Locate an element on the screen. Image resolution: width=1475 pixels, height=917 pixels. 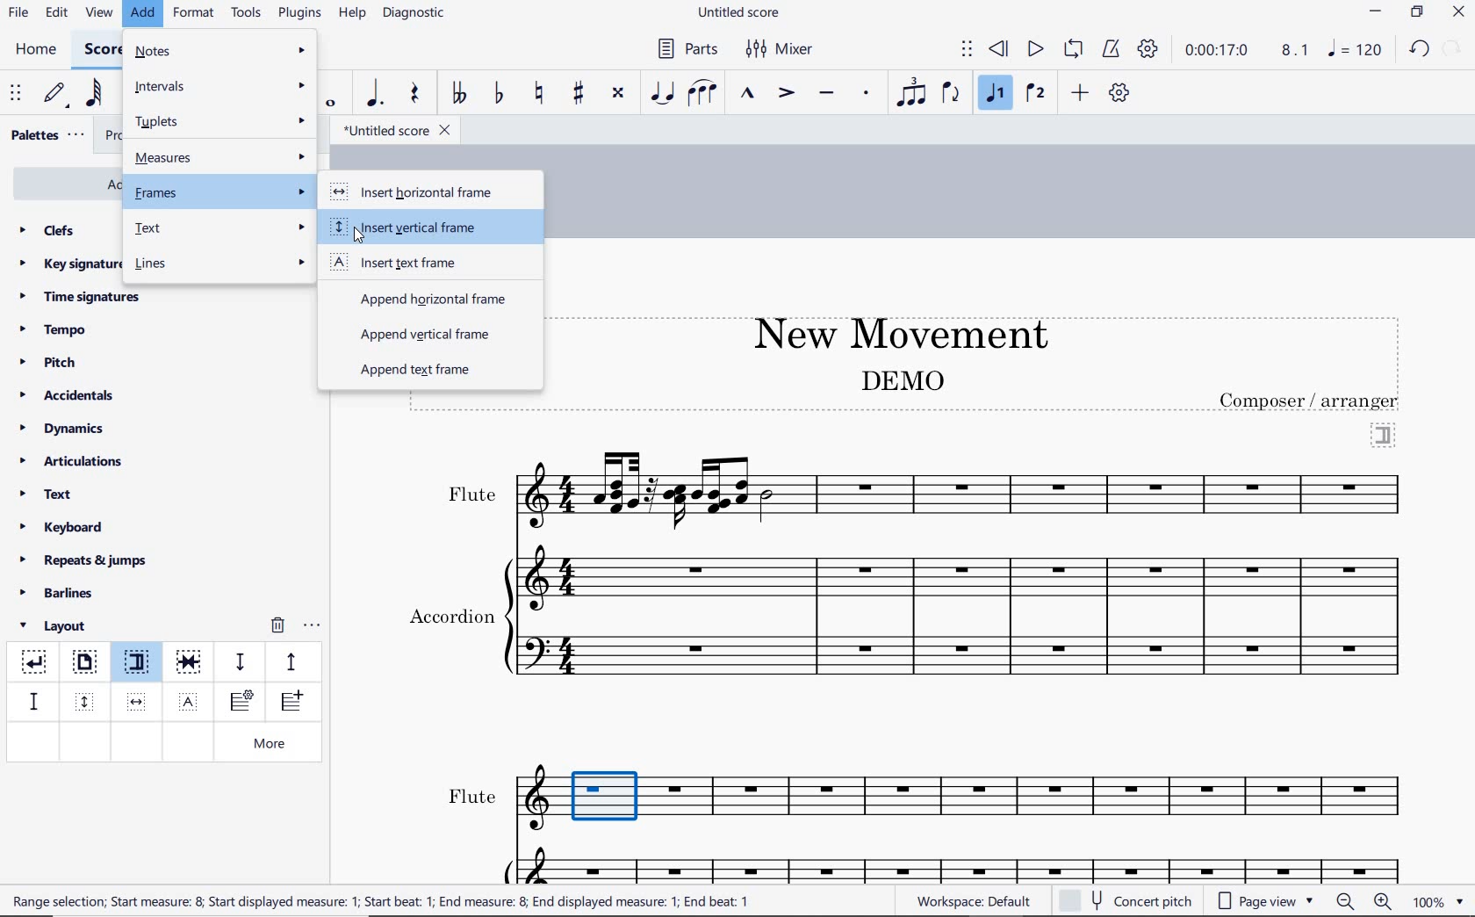
format is located at coordinates (195, 12).